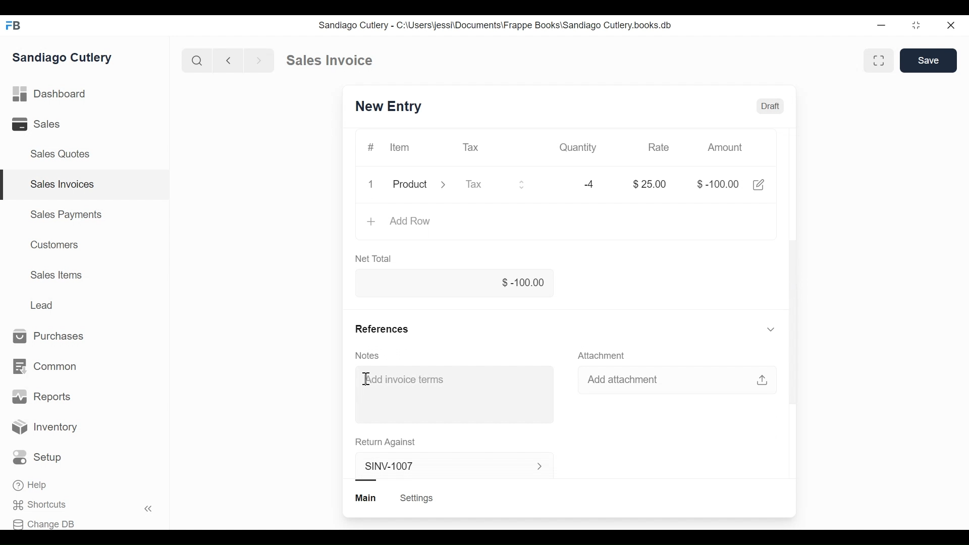 This screenshot has width=969, height=545. I want to click on Tax, so click(471, 147).